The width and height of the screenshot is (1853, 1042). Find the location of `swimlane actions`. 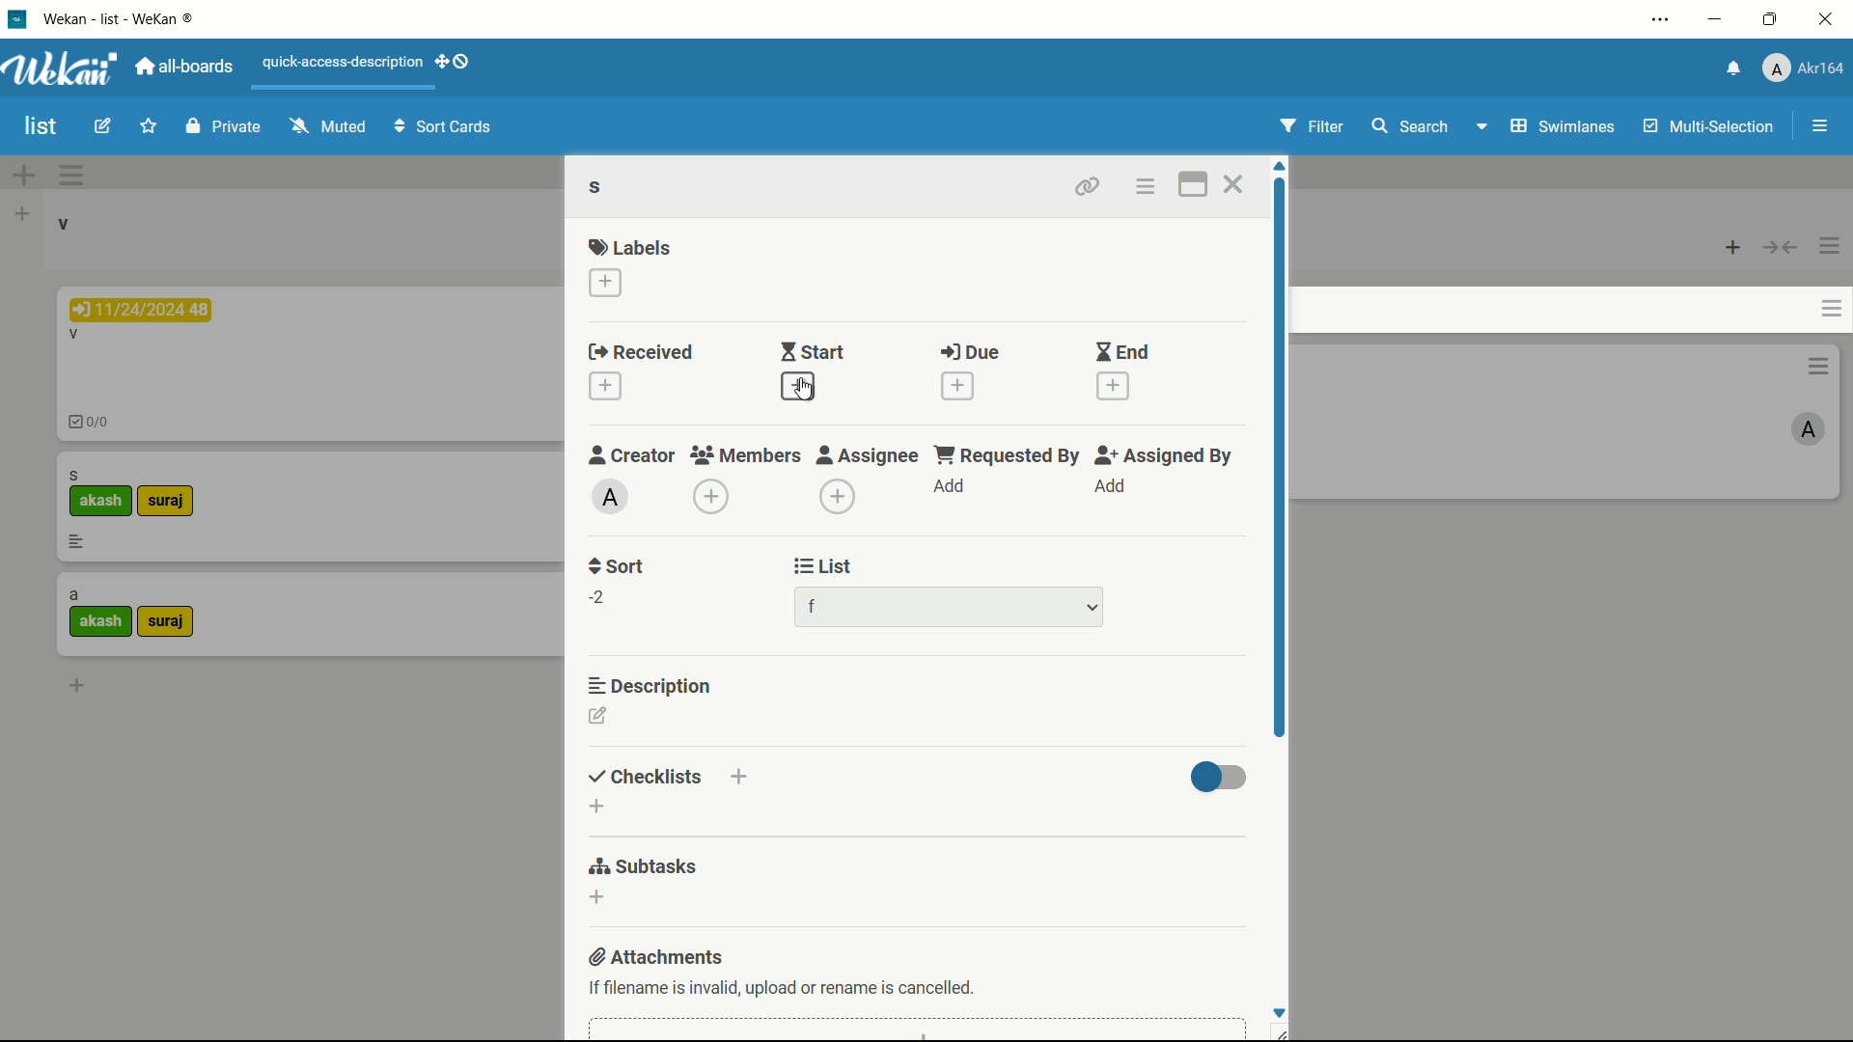

swimlane actions is located at coordinates (71, 176).